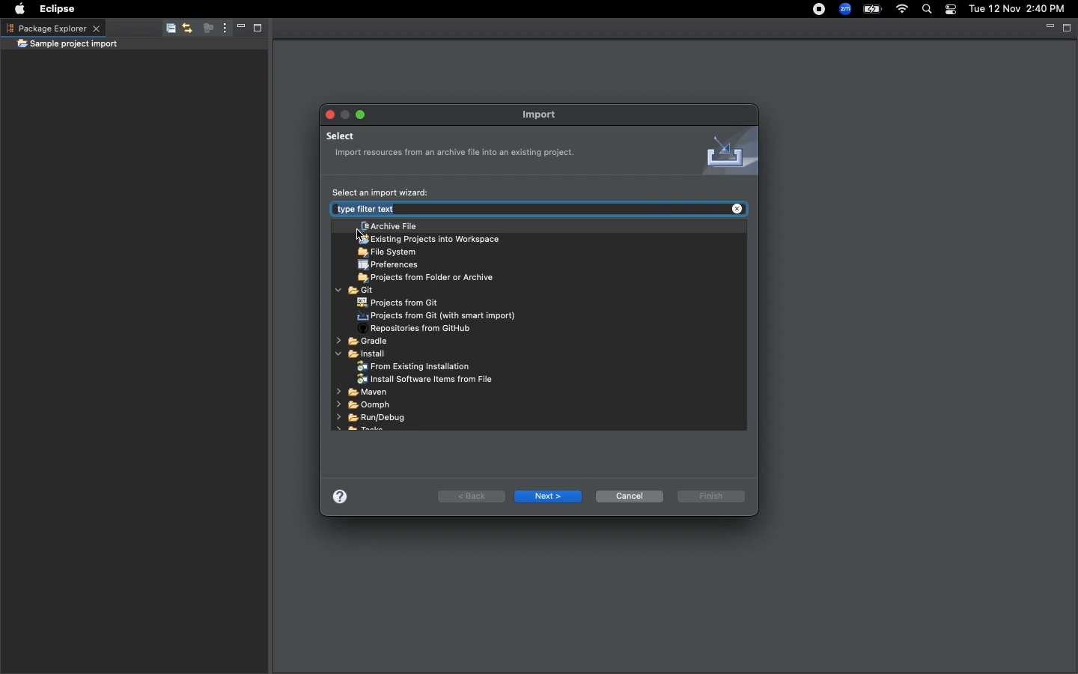 Image resolution: width=1078 pixels, height=674 pixels. What do you see at coordinates (362, 115) in the screenshot?
I see `Maximize` at bounding box center [362, 115].